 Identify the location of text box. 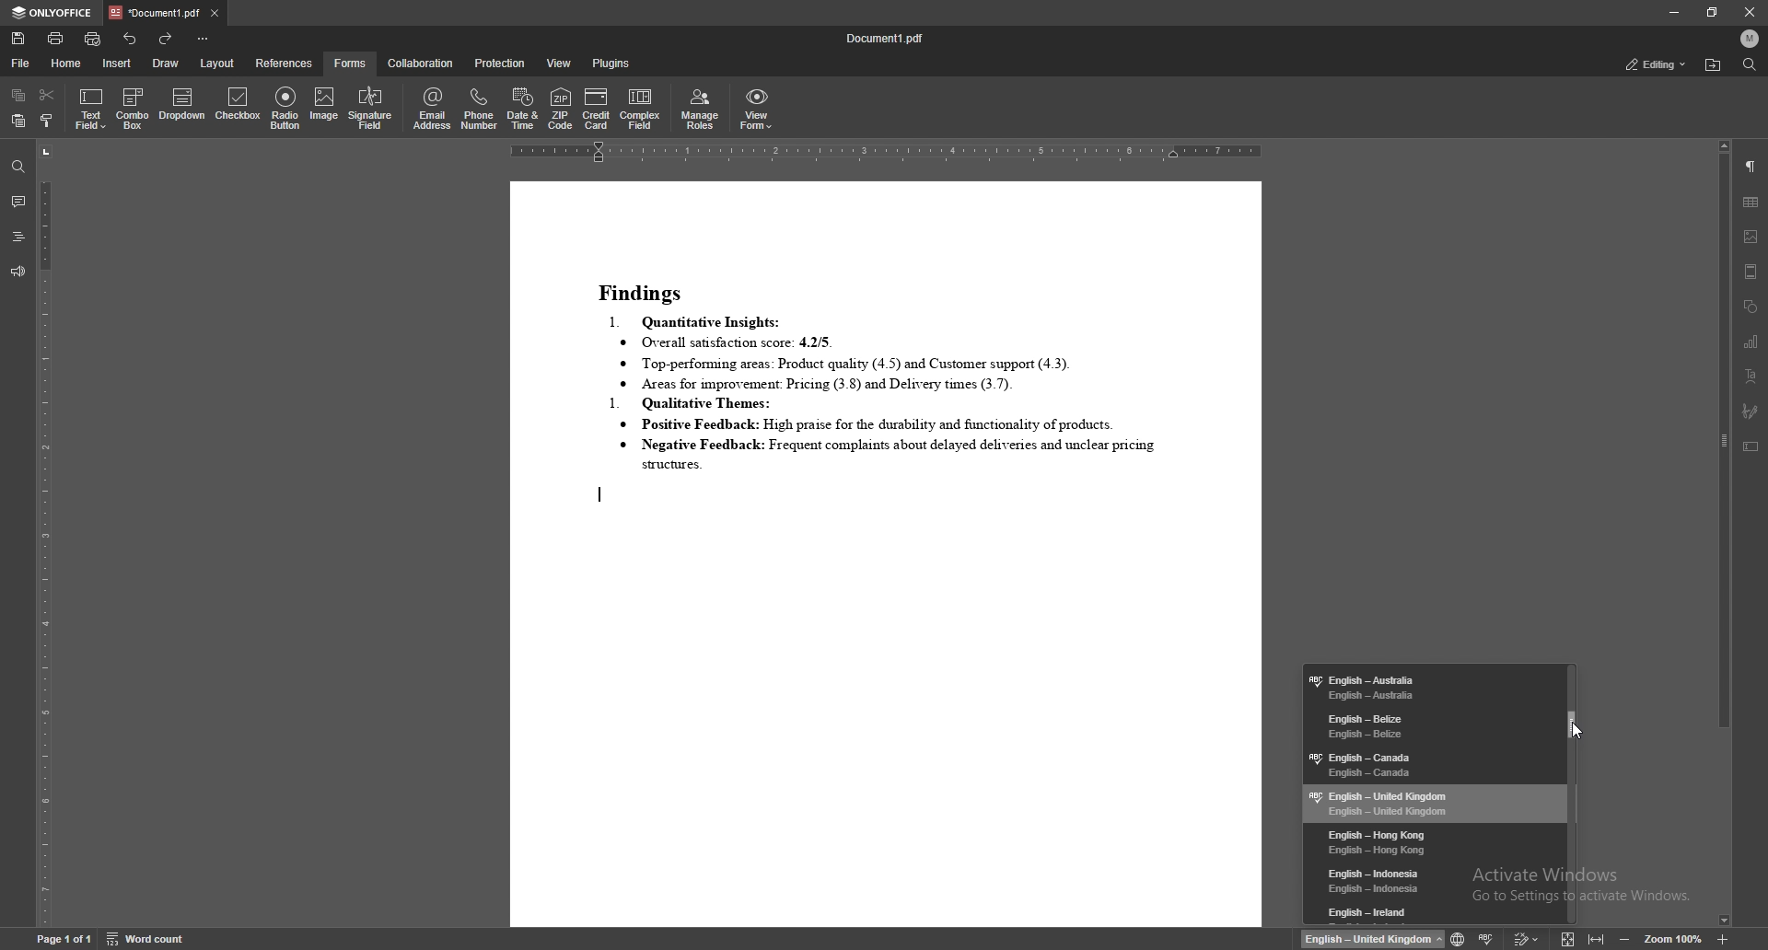
(1751, 446).